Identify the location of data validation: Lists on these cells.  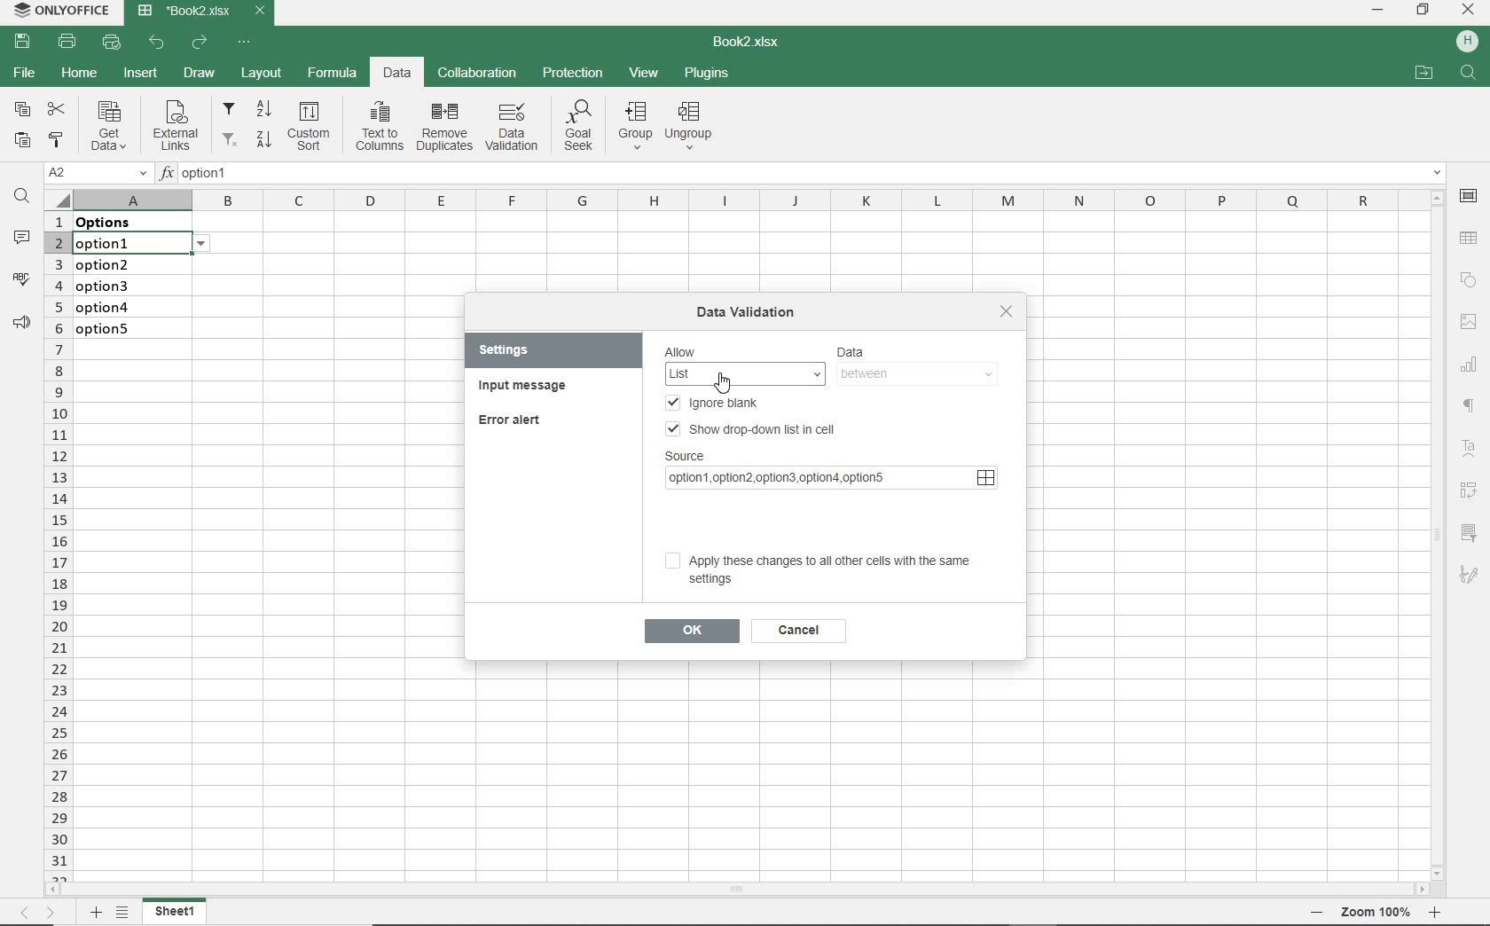
(145, 301).